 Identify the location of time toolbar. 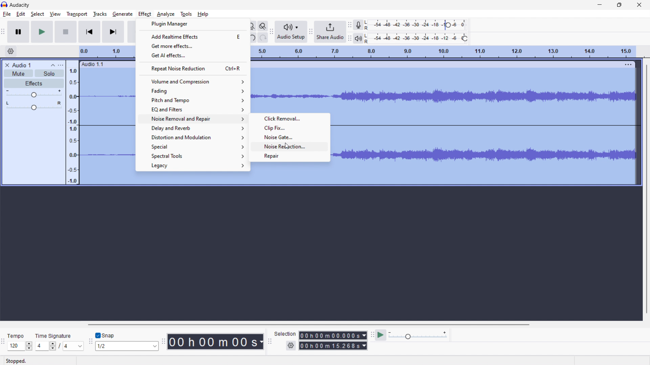
(164, 340).